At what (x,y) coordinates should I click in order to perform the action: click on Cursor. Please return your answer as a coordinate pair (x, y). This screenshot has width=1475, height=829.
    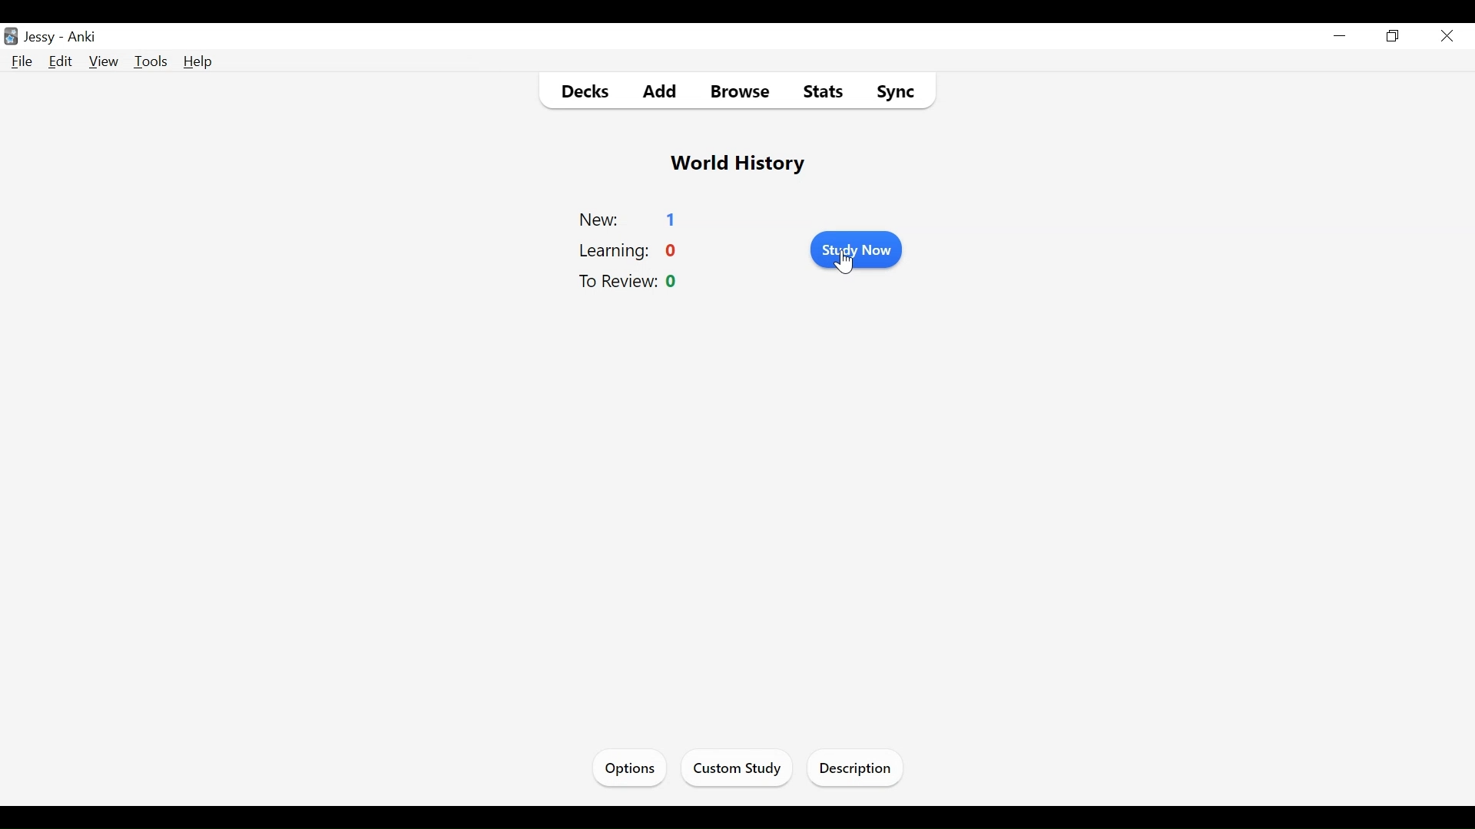
    Looking at the image, I should click on (845, 261).